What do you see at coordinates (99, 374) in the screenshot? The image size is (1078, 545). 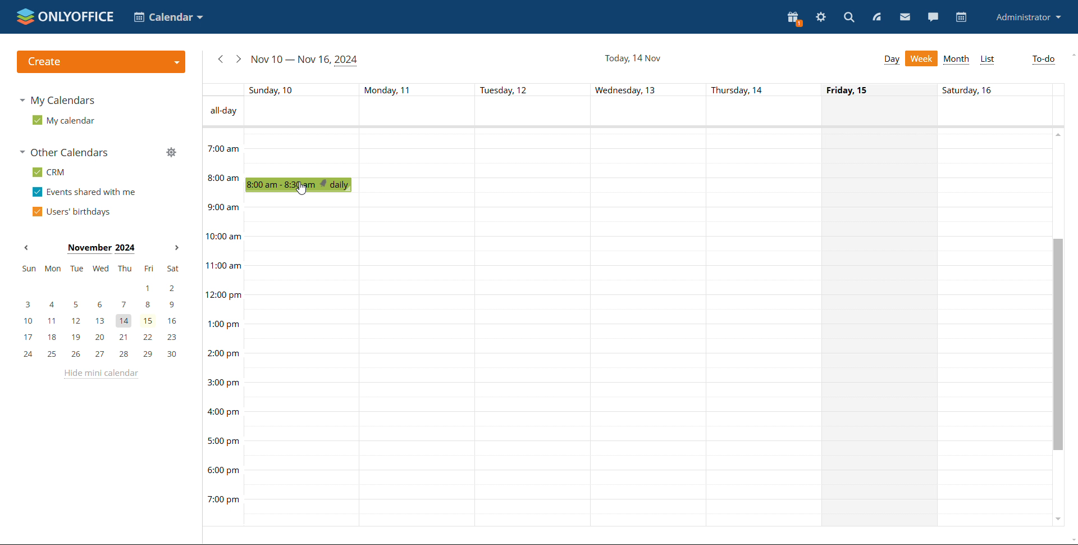 I see `hide mini calendar` at bounding box center [99, 374].